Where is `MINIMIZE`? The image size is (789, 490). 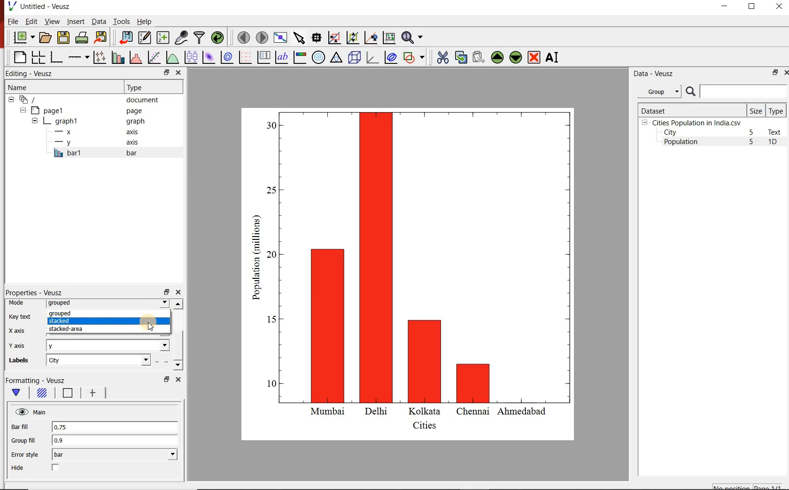 MINIMIZE is located at coordinates (725, 6).